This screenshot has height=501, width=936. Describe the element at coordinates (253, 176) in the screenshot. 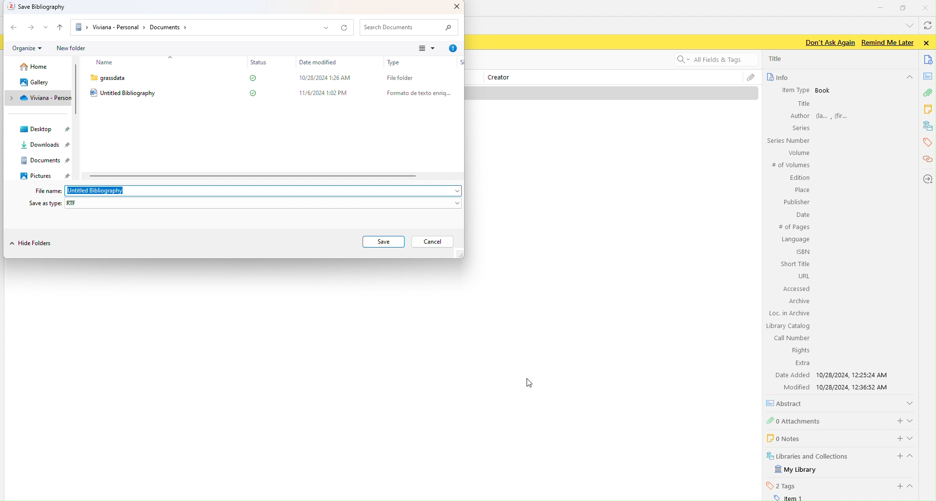

I see `scroll` at that location.